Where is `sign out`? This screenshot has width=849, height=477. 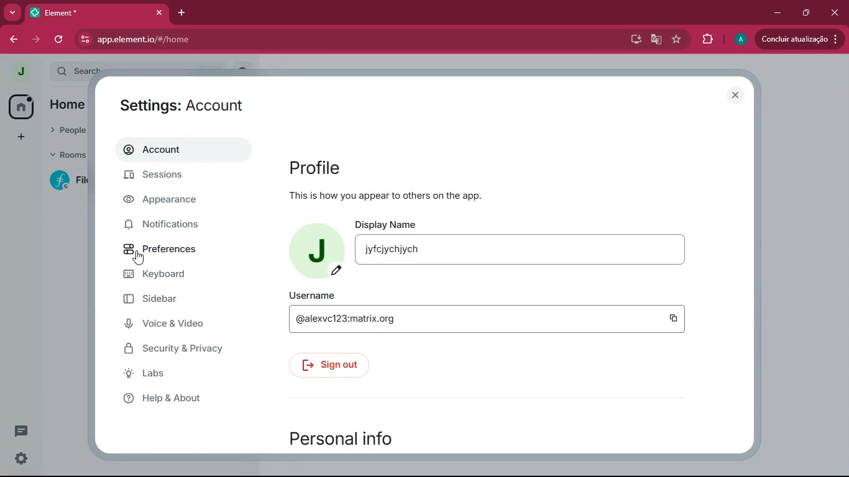
sign out is located at coordinates (332, 366).